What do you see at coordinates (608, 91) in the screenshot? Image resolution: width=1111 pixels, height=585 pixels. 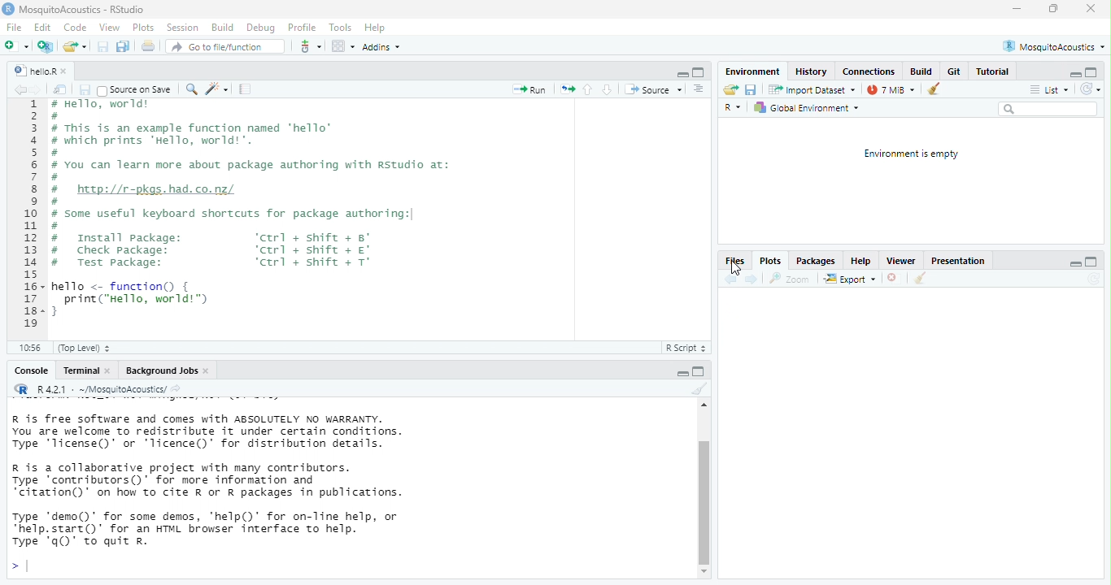 I see `go to next section/chunk` at bounding box center [608, 91].